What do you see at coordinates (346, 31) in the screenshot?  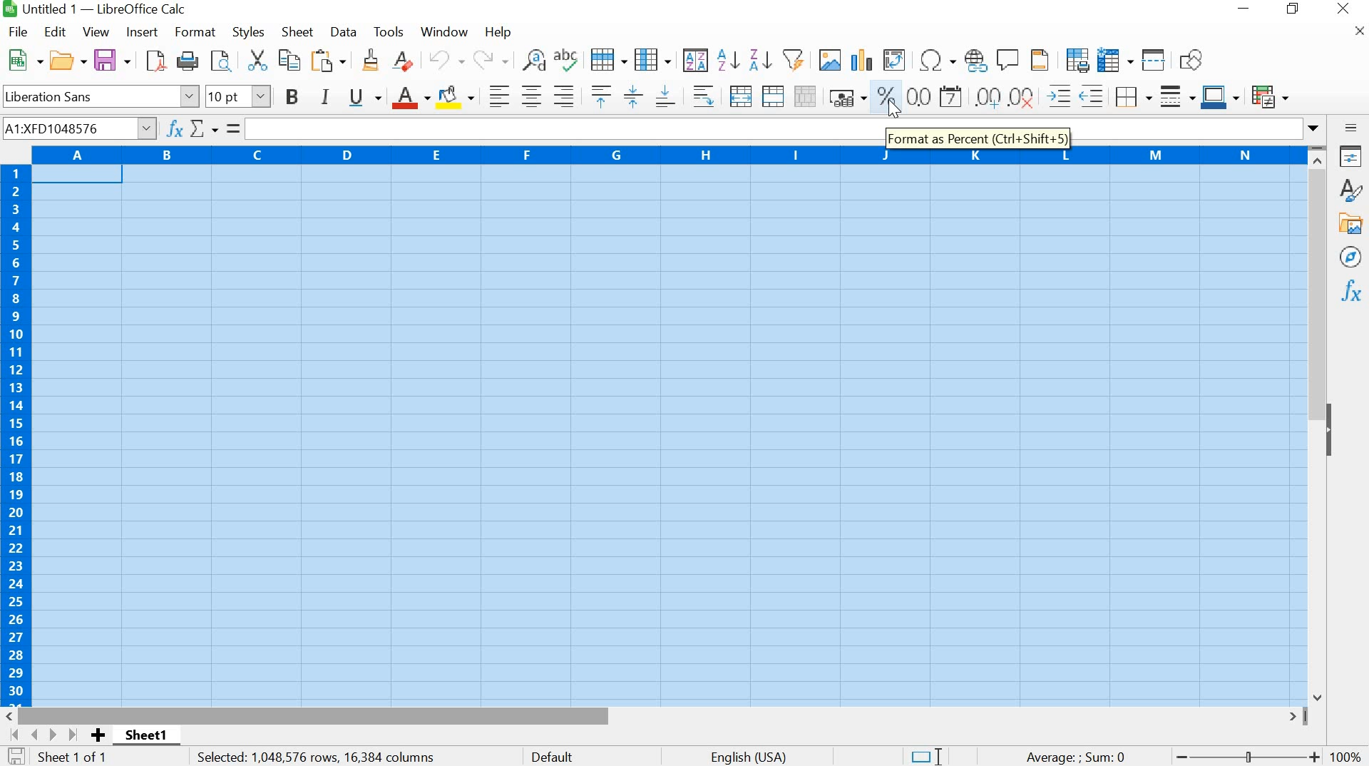 I see `DATA` at bounding box center [346, 31].